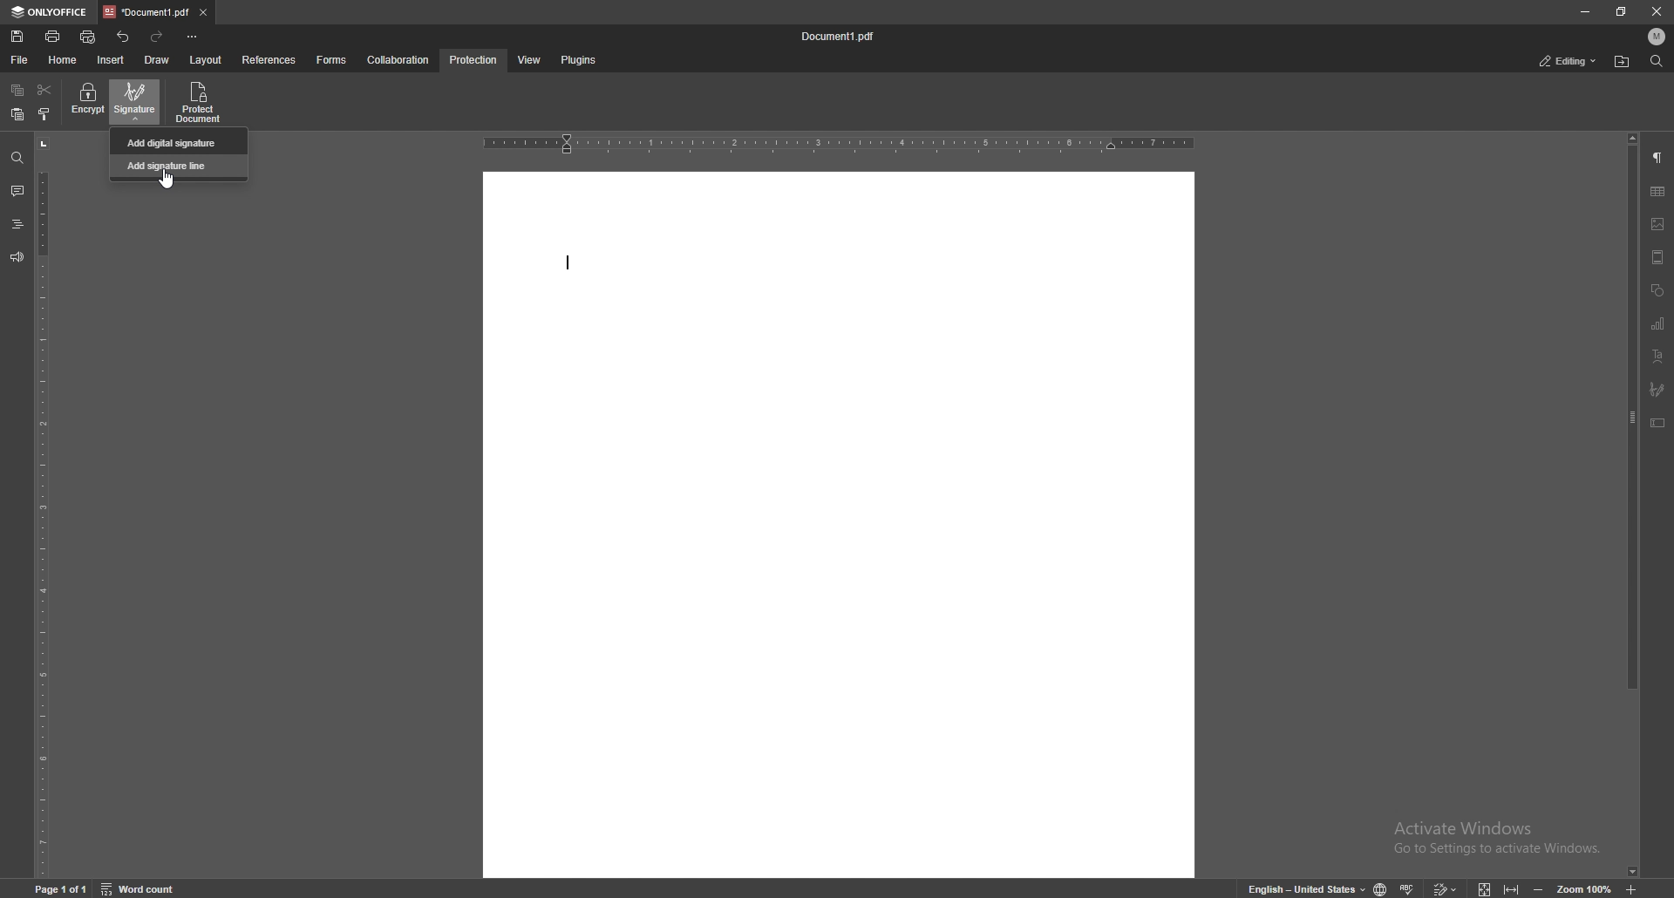 This screenshot has height=898, width=1674. I want to click on print, so click(54, 36).